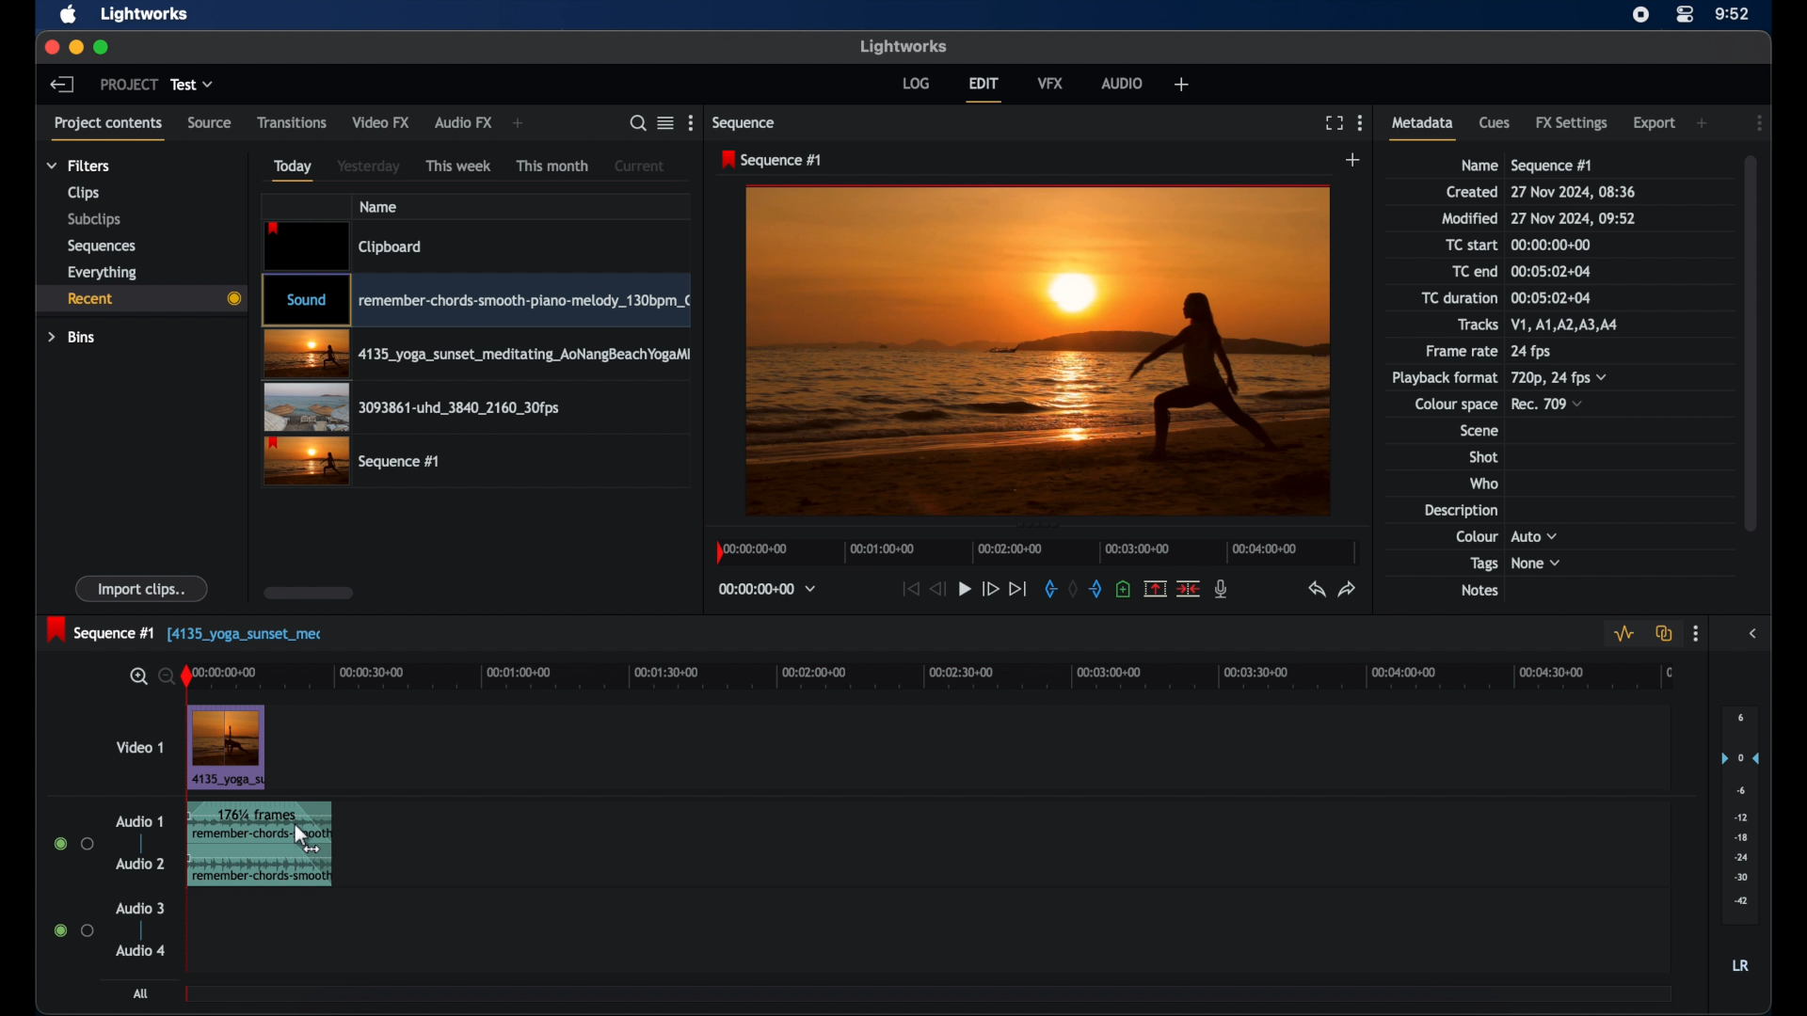 The height and width of the screenshot is (1016, 1807). I want to click on TC end, so click(1463, 271).